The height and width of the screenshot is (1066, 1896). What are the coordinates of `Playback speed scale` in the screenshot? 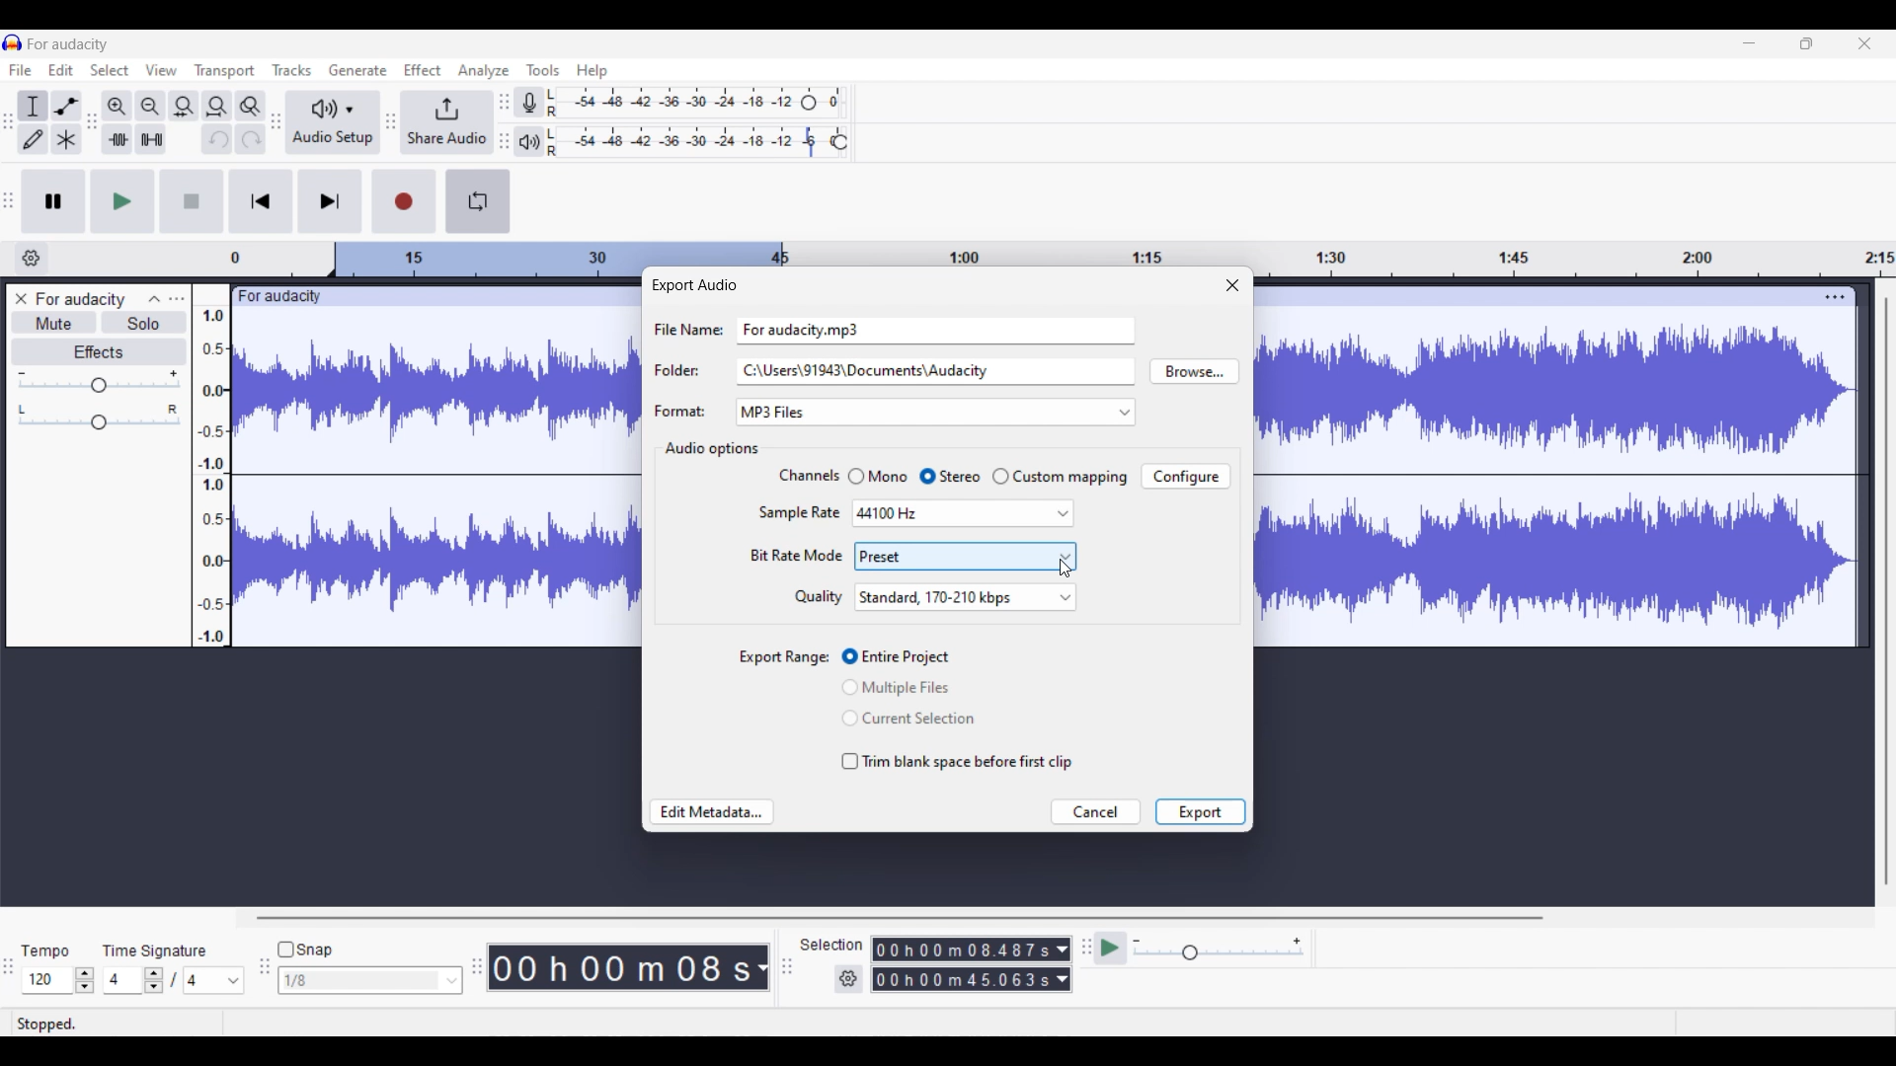 It's located at (1219, 948).